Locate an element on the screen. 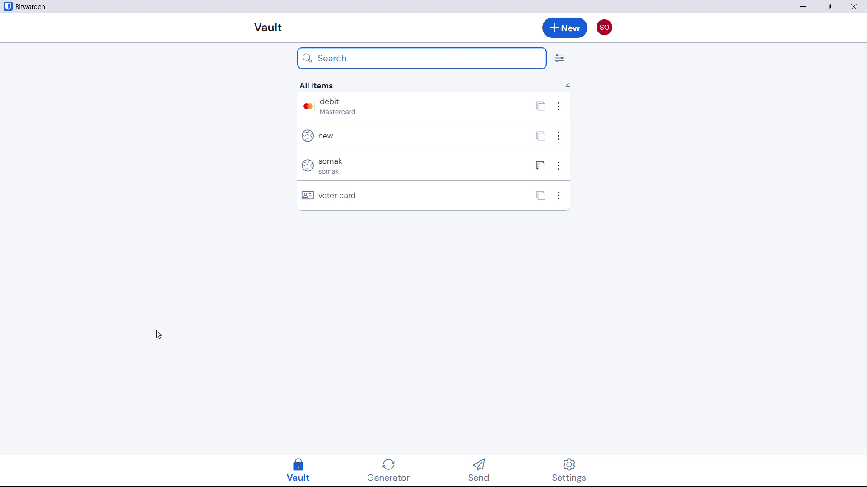 Image resolution: width=867 pixels, height=487 pixels. logo "somak" is located at coordinates (306, 166).